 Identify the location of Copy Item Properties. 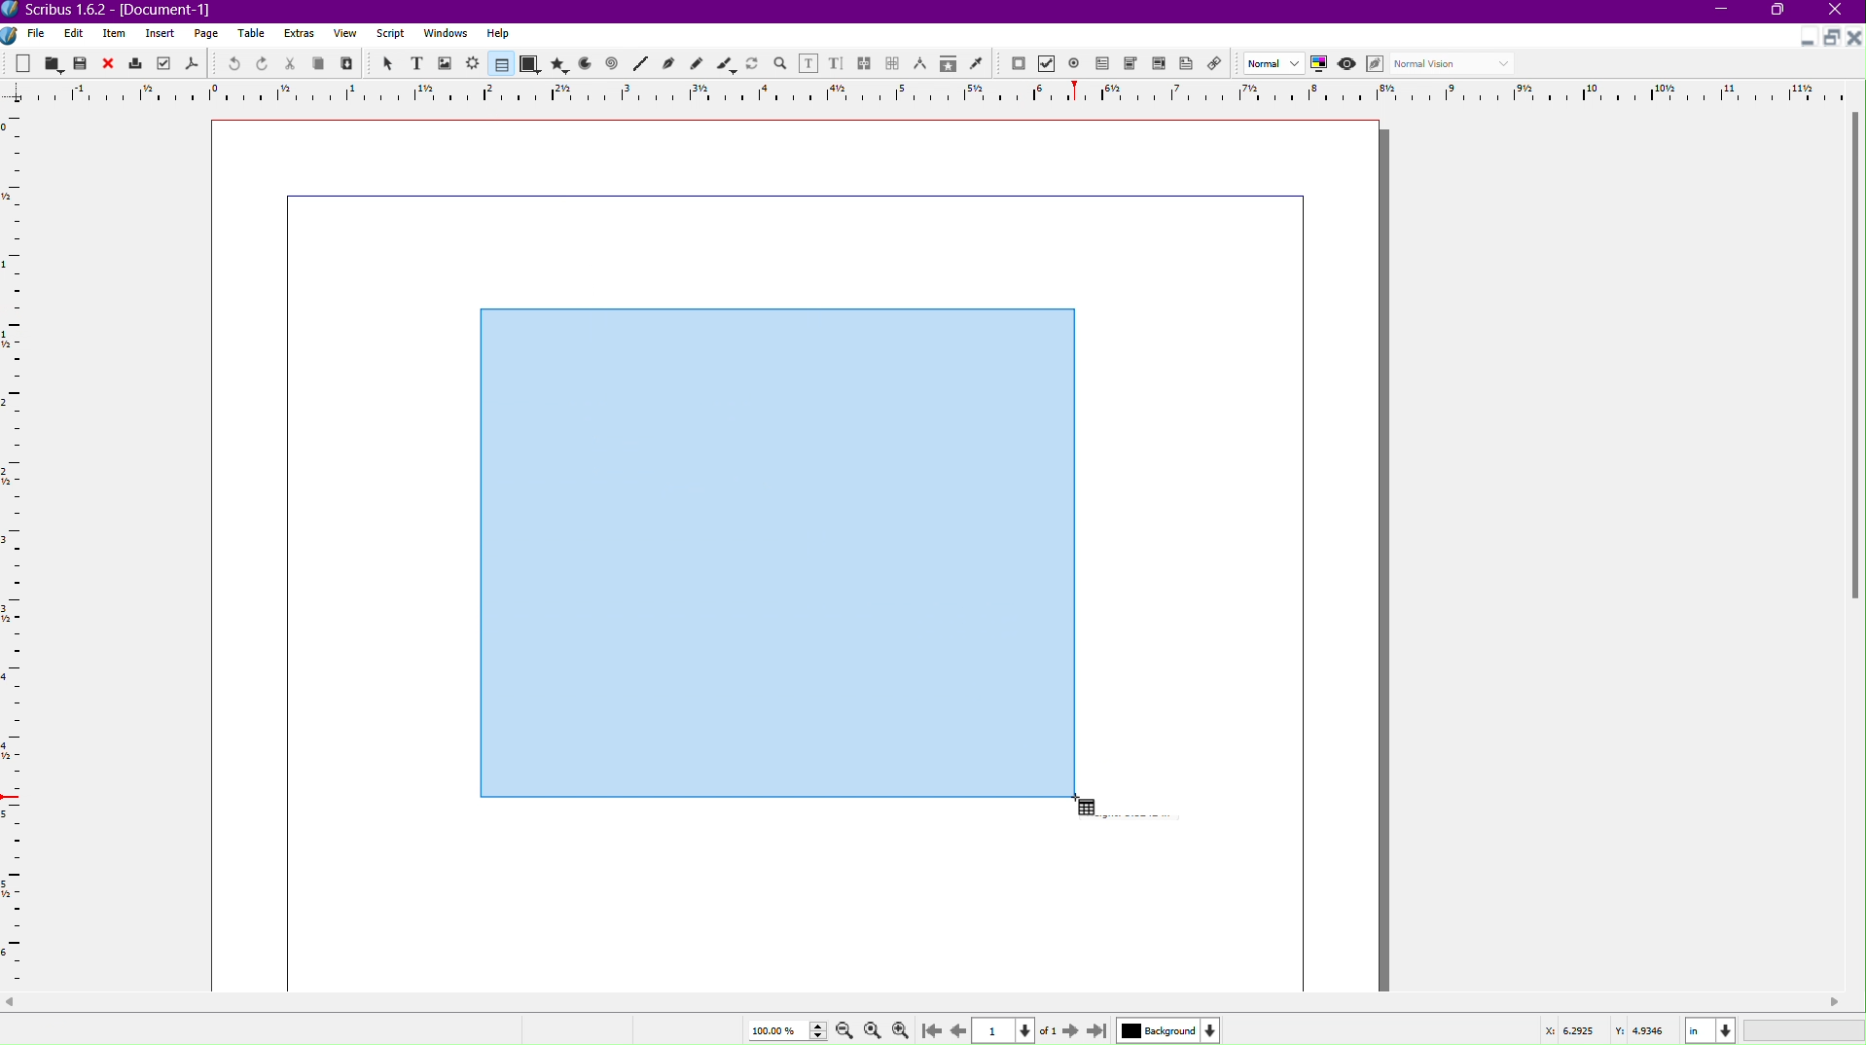
(947, 64).